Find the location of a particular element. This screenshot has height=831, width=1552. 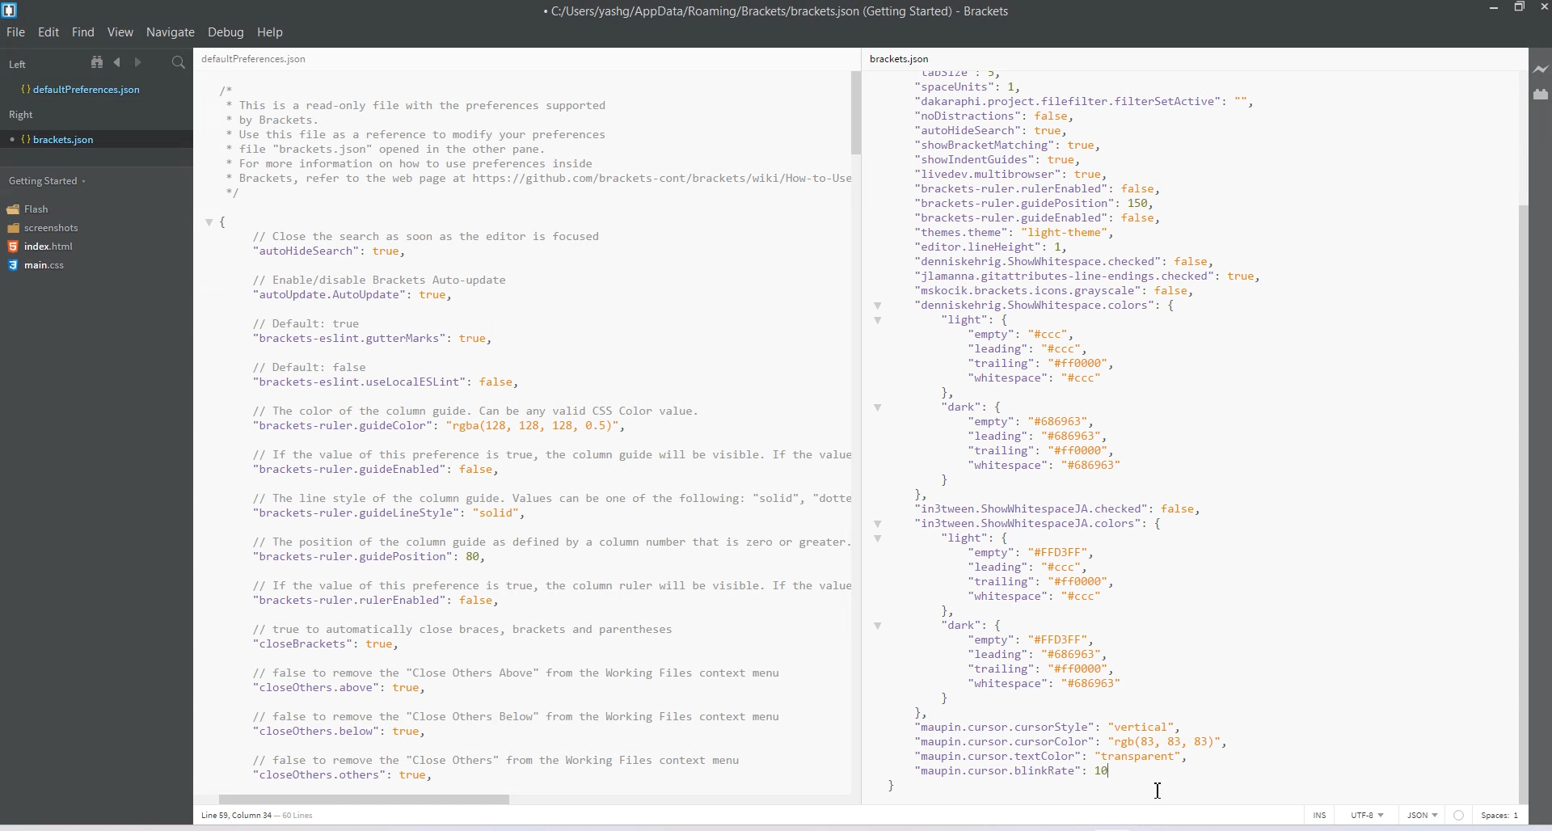

Help is located at coordinates (271, 32).